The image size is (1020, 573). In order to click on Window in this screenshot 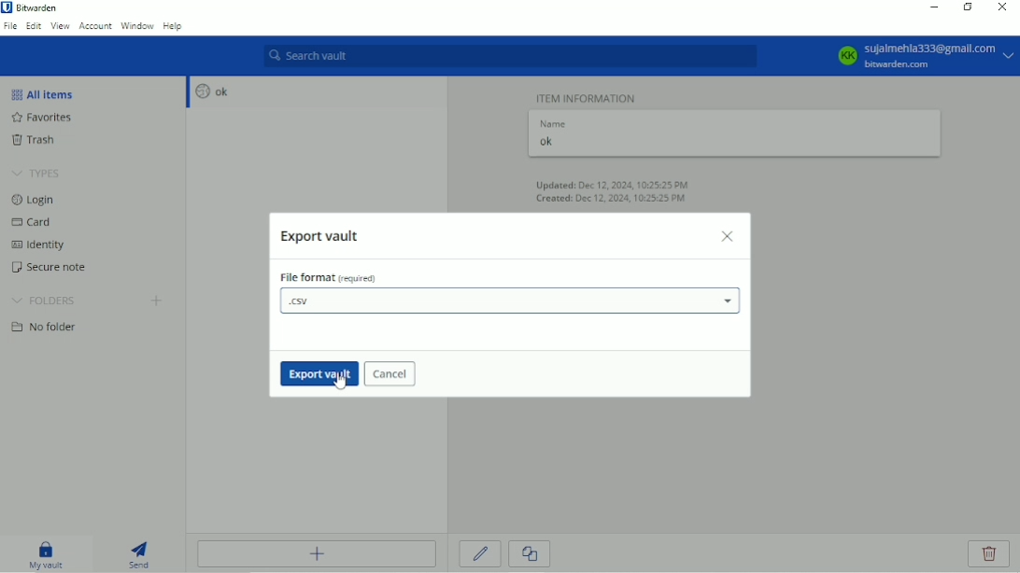, I will do `click(137, 25)`.